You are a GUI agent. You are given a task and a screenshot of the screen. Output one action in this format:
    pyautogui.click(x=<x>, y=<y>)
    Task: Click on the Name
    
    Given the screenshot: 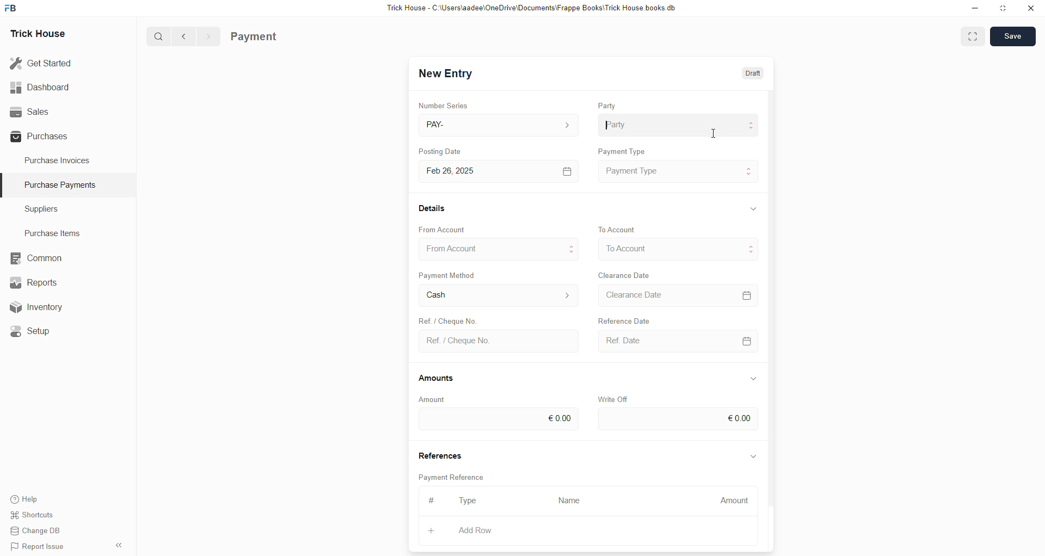 What is the action you would take?
    pyautogui.click(x=569, y=501)
    